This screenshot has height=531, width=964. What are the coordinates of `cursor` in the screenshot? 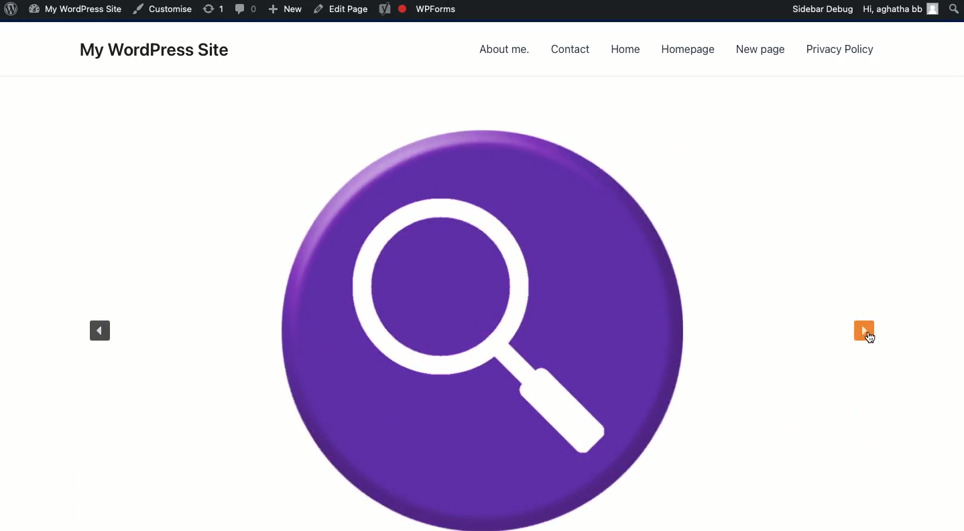 It's located at (867, 347).